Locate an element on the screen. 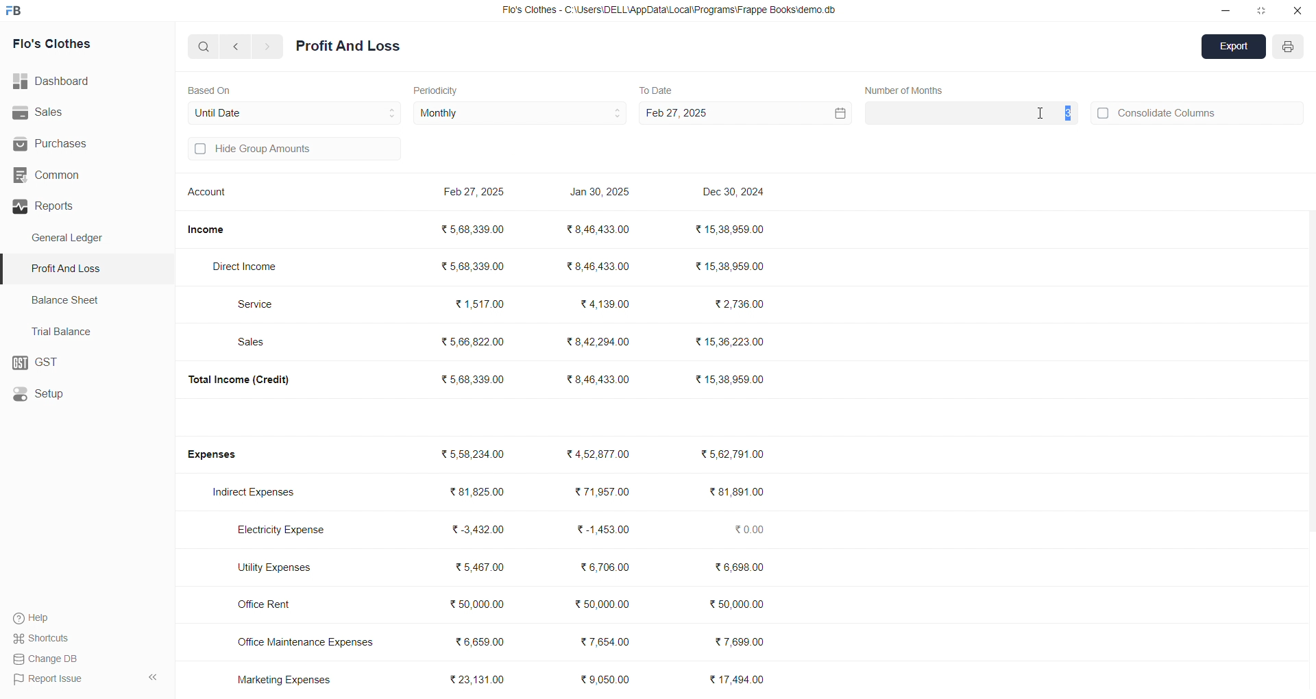 Image resolution: width=1316 pixels, height=699 pixels. Profit And Loss is located at coordinates (90, 268).